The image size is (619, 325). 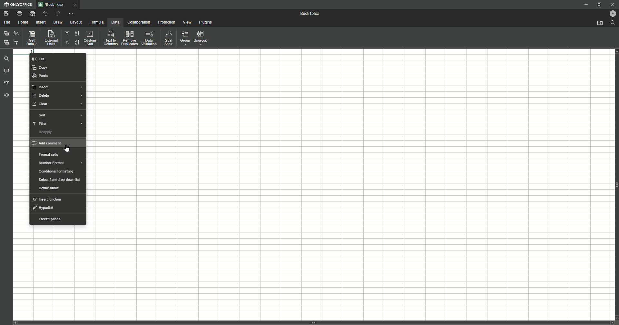 I want to click on vertical scroll bar, so click(x=314, y=323).